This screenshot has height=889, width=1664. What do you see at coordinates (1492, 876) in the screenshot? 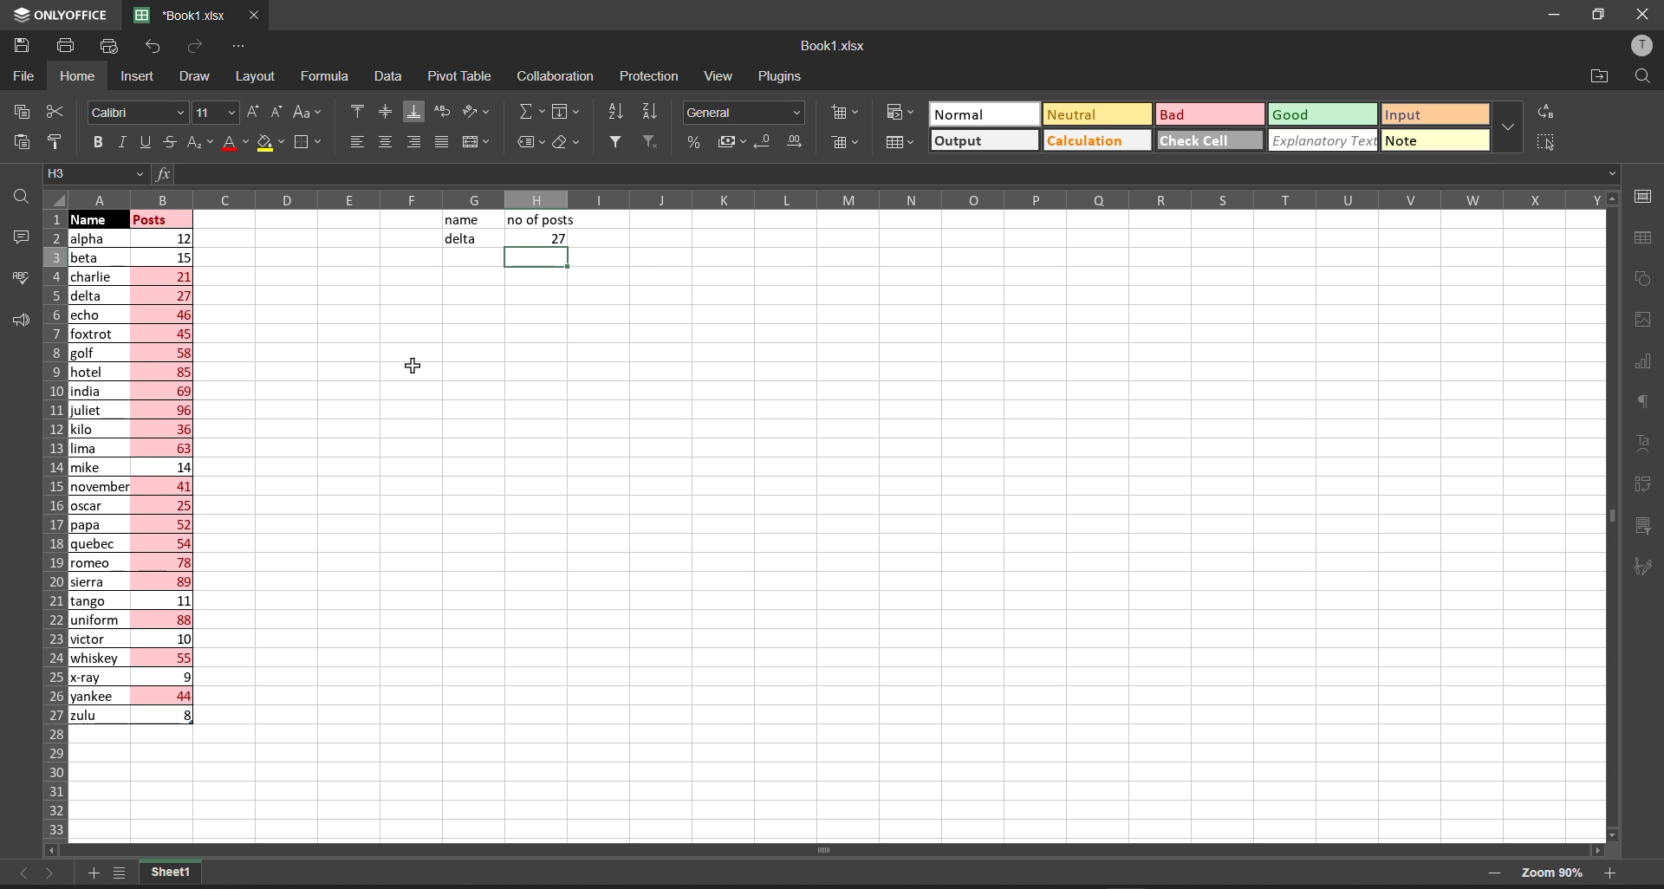
I see `zoom out` at bounding box center [1492, 876].